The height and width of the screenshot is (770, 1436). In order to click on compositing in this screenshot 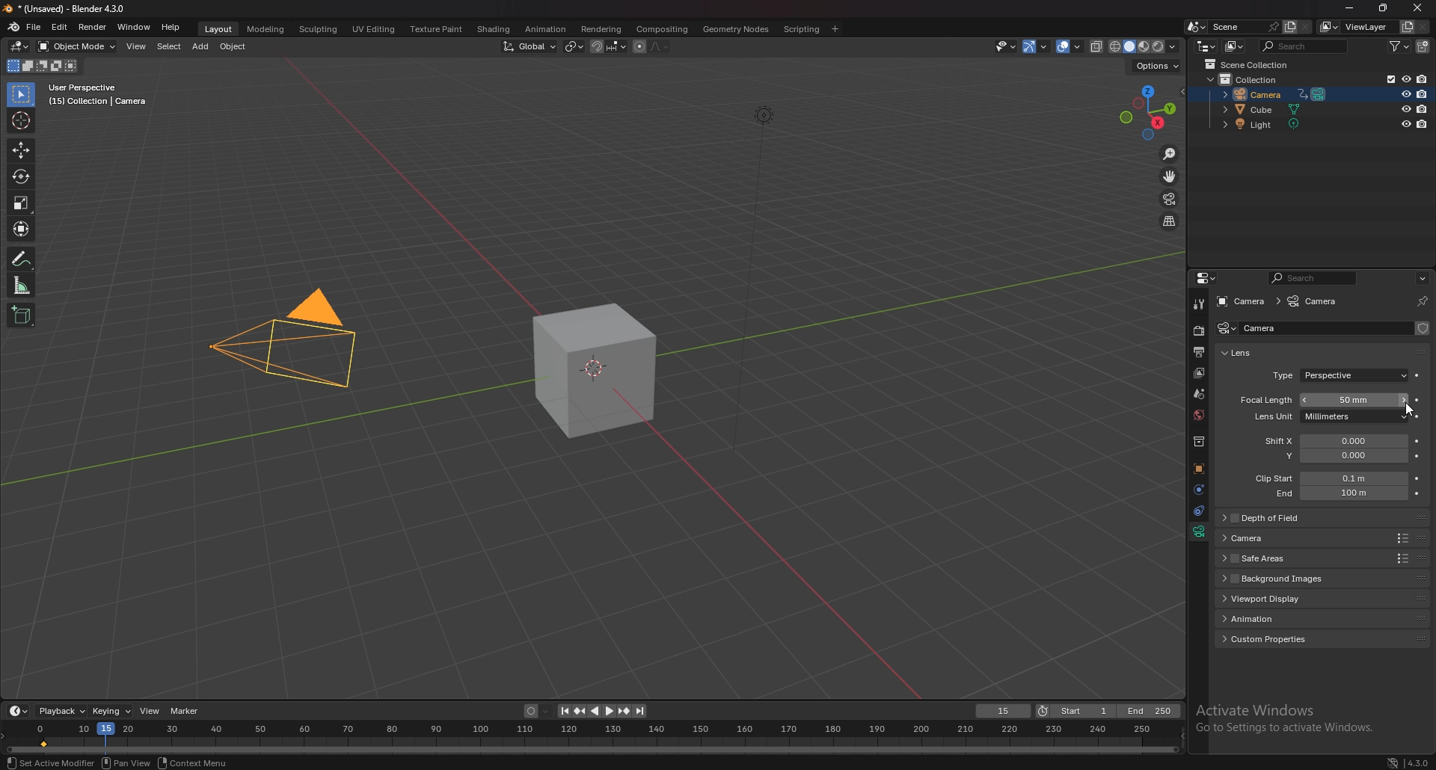, I will do `click(663, 29)`.